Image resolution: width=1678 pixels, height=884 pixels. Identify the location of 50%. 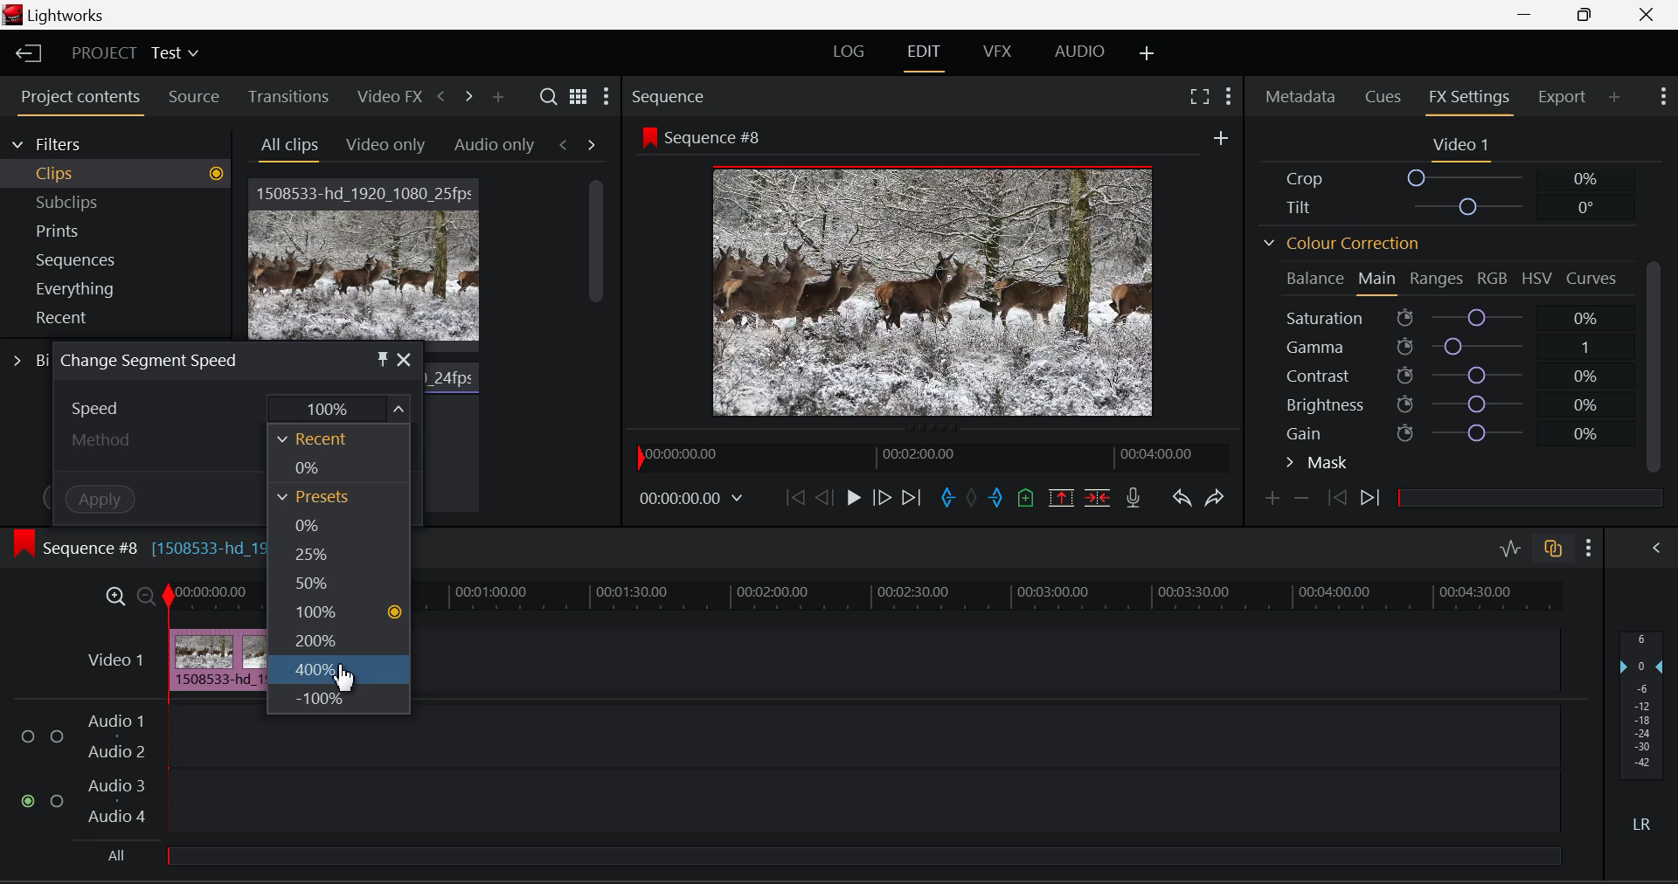
(335, 584).